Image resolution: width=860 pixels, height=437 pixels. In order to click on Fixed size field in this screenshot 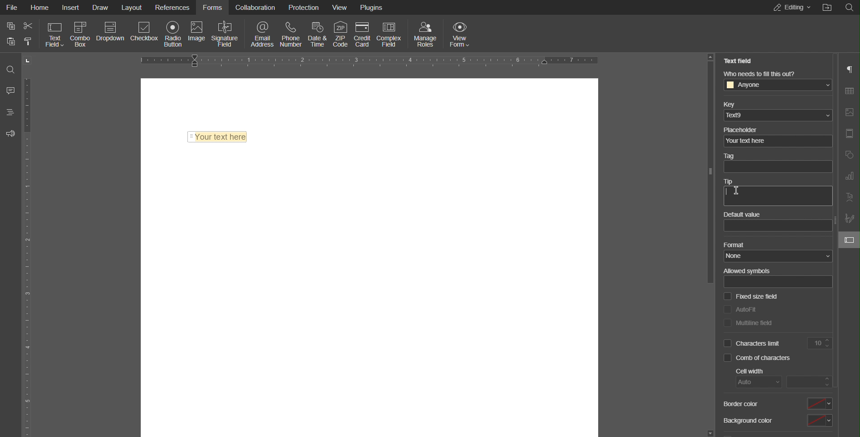, I will do `click(759, 296)`.